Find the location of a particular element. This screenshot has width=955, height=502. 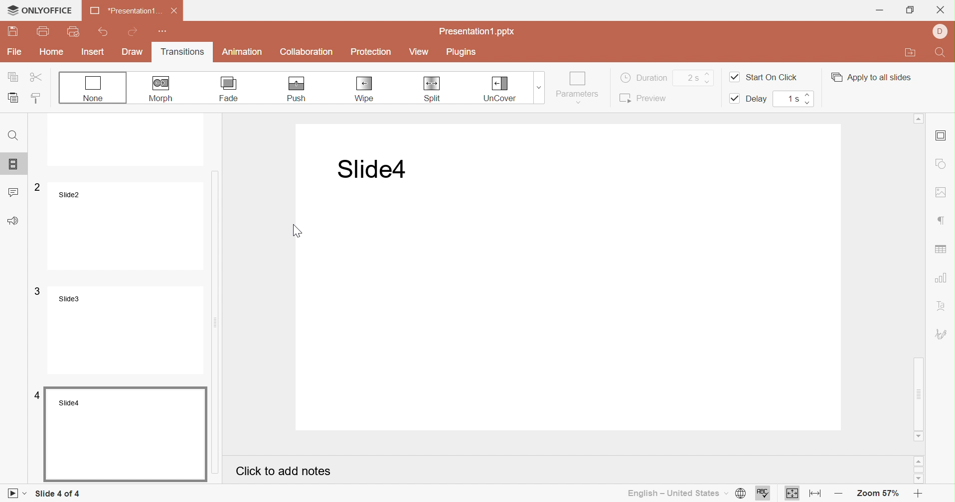

Draw is located at coordinates (133, 52).